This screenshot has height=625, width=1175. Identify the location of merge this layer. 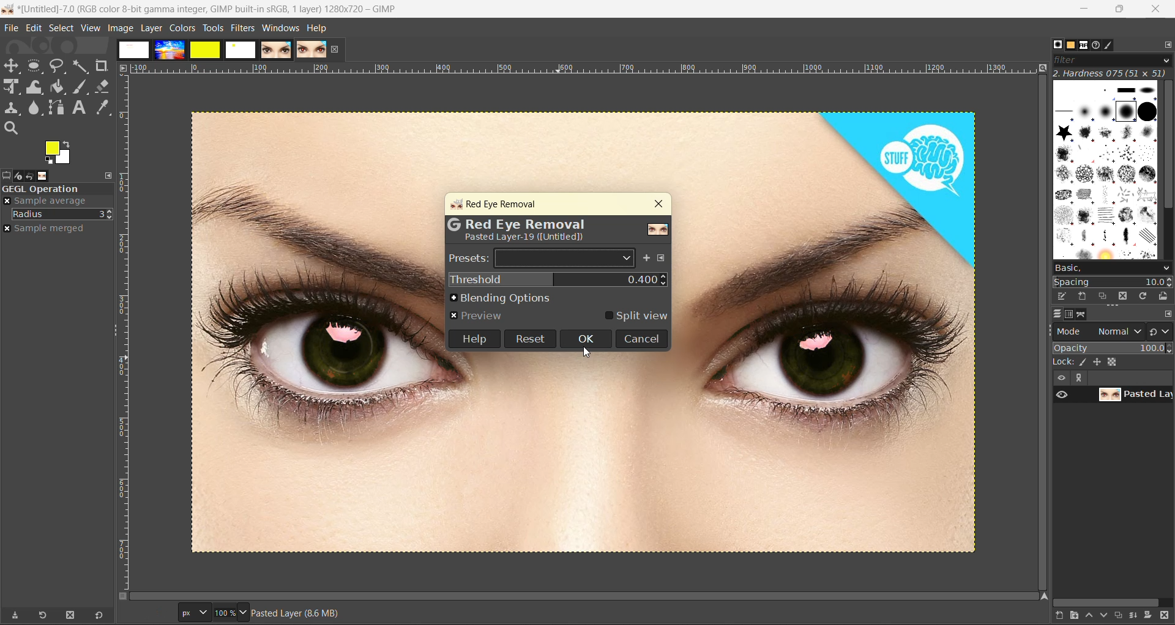
(1135, 616).